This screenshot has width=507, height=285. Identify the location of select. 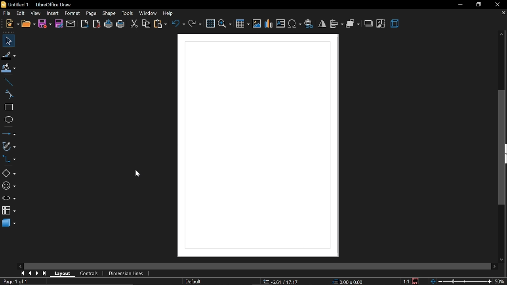
(7, 41).